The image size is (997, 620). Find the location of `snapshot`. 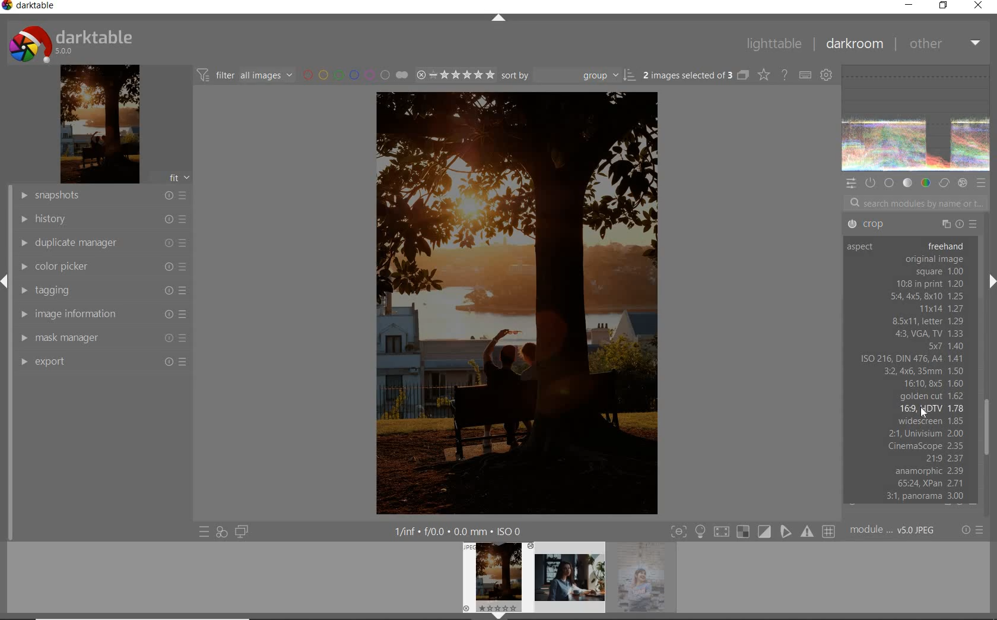

snapshot is located at coordinates (103, 197).